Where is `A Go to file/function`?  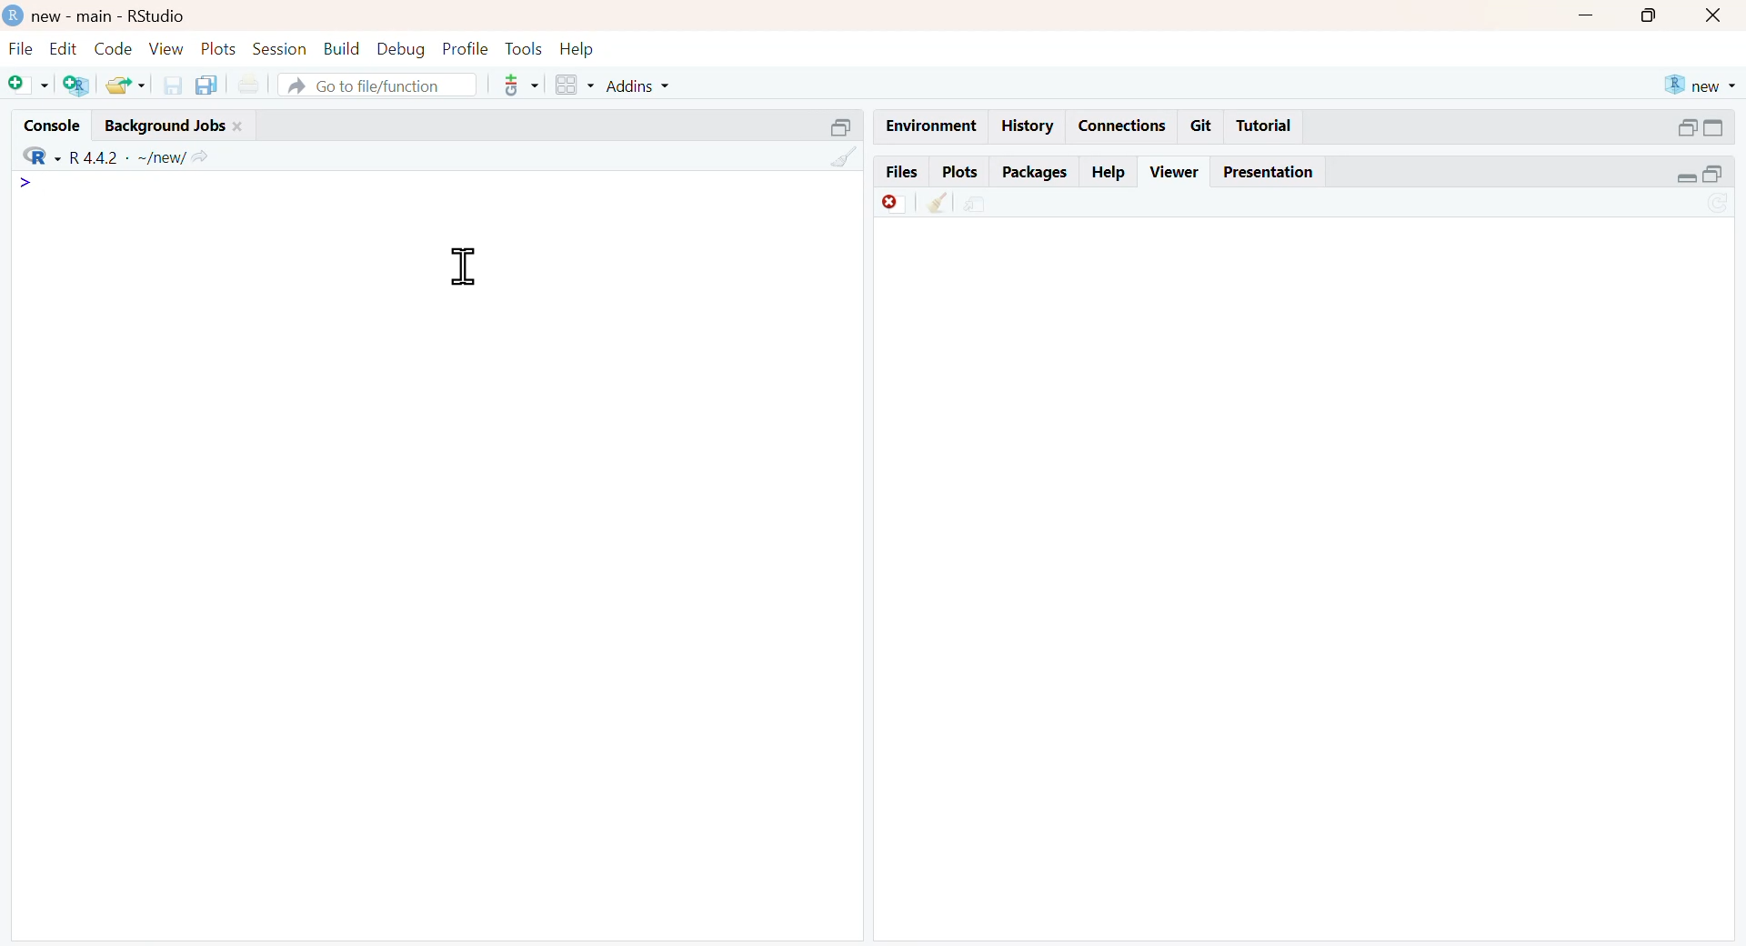 A Go to file/function is located at coordinates (376, 86).